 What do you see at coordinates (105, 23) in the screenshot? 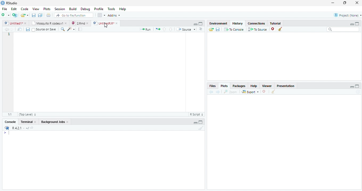
I see `UntitledR.R` at bounding box center [105, 23].